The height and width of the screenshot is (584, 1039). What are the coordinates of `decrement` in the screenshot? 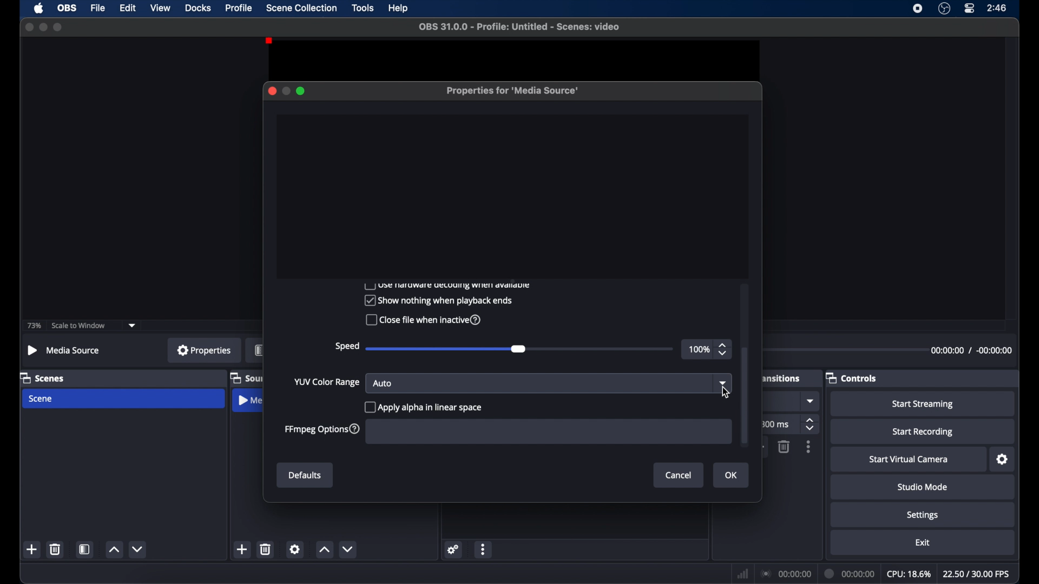 It's located at (139, 549).